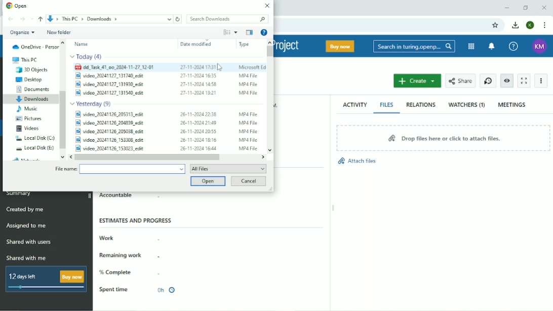 This screenshot has height=311, width=553. What do you see at coordinates (493, 46) in the screenshot?
I see `To notification center` at bounding box center [493, 46].